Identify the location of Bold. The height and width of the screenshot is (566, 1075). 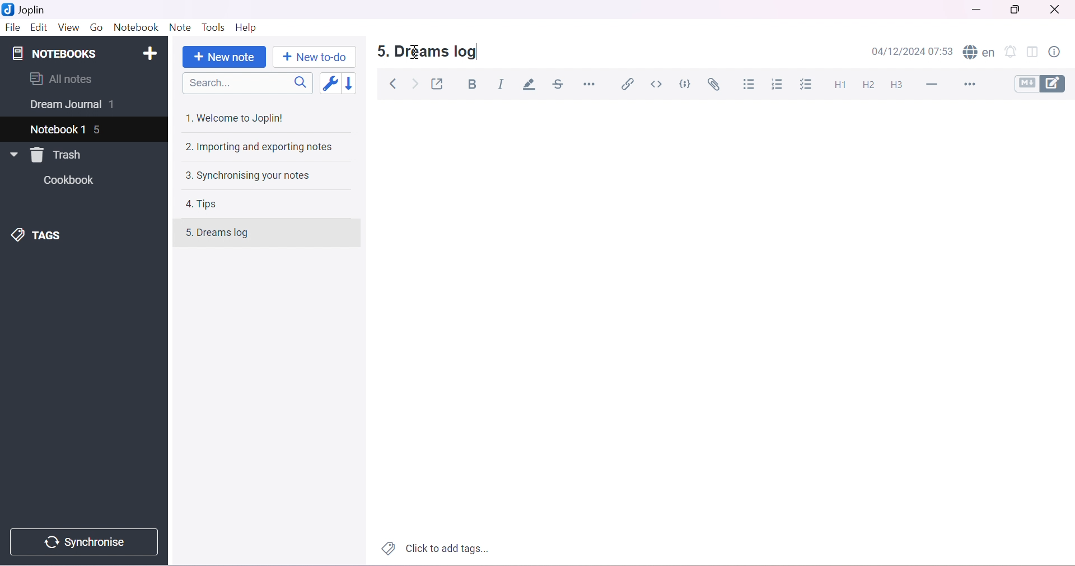
(475, 85).